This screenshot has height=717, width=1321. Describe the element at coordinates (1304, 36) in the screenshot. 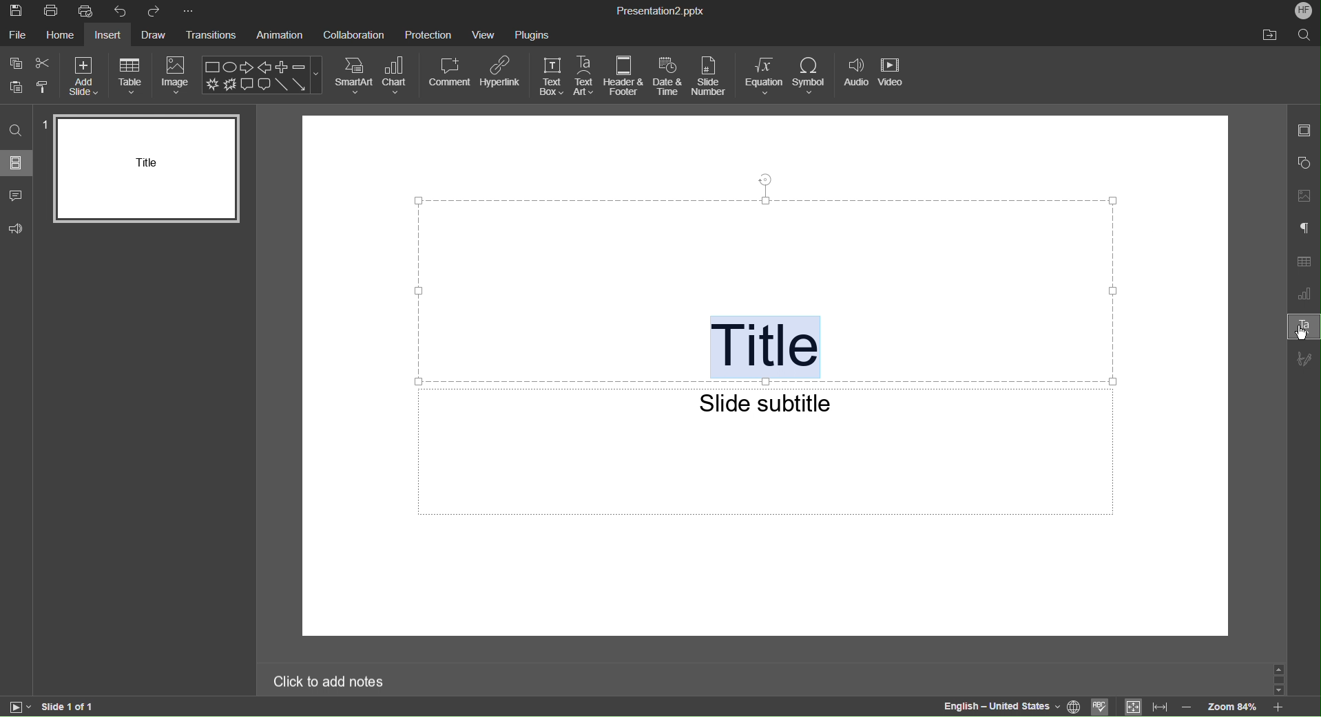

I see `Search` at that location.